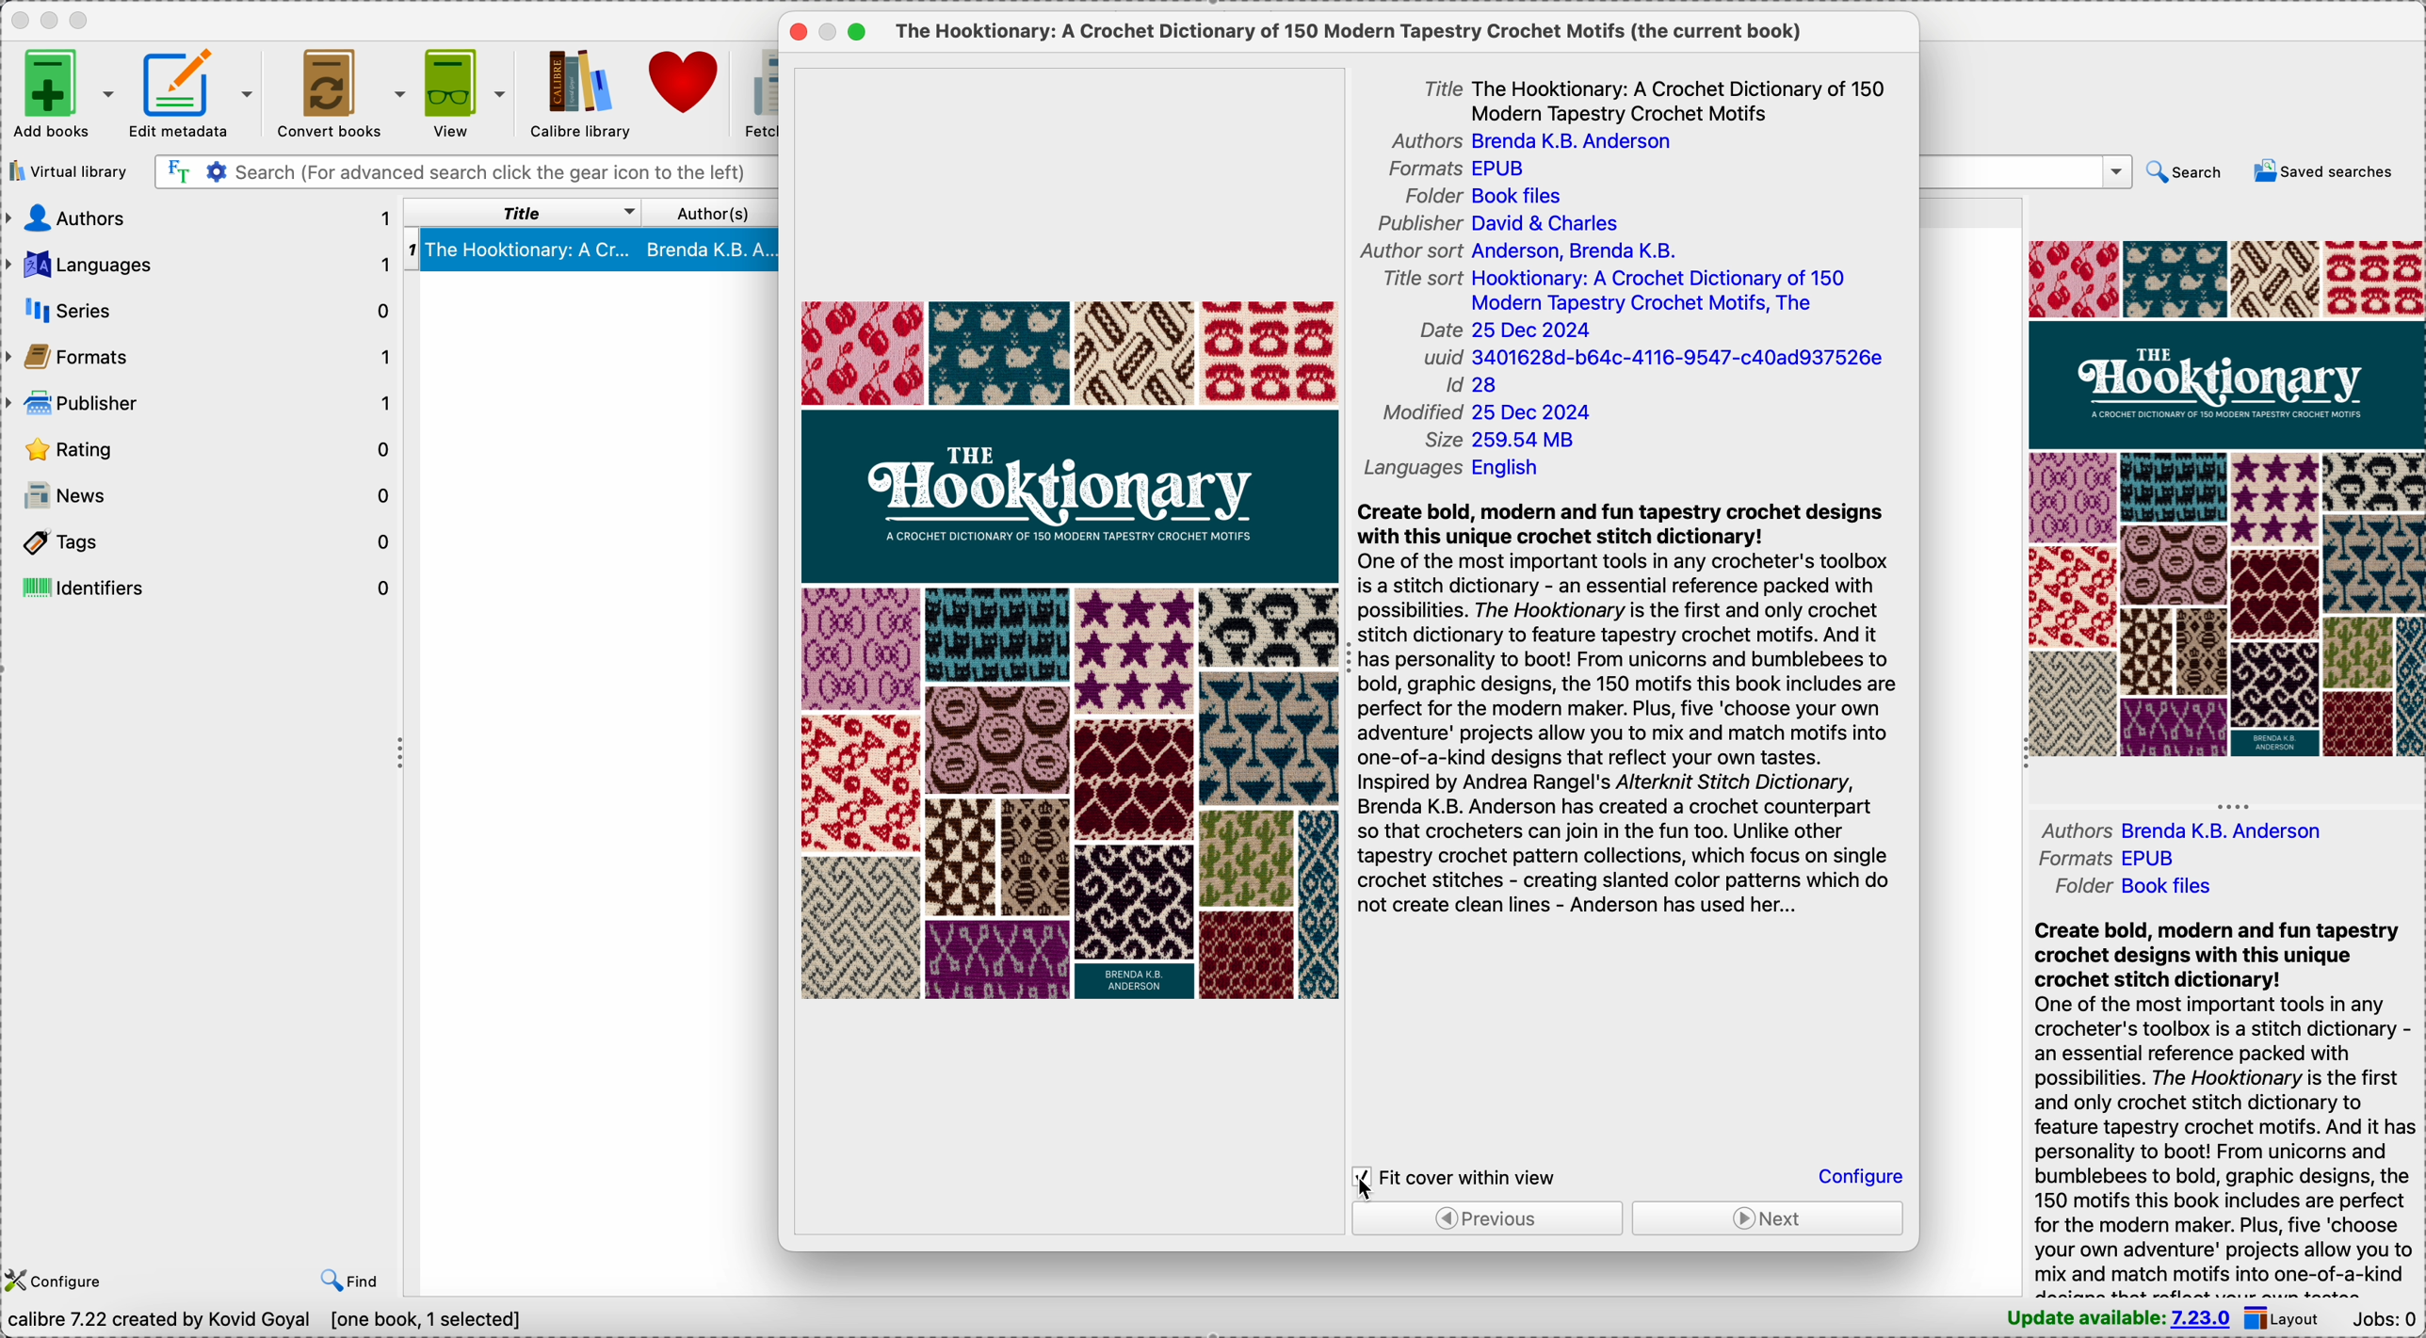 This screenshot has width=2426, height=1338. What do you see at coordinates (2225, 499) in the screenshot?
I see `double click on book cover preview` at bounding box center [2225, 499].